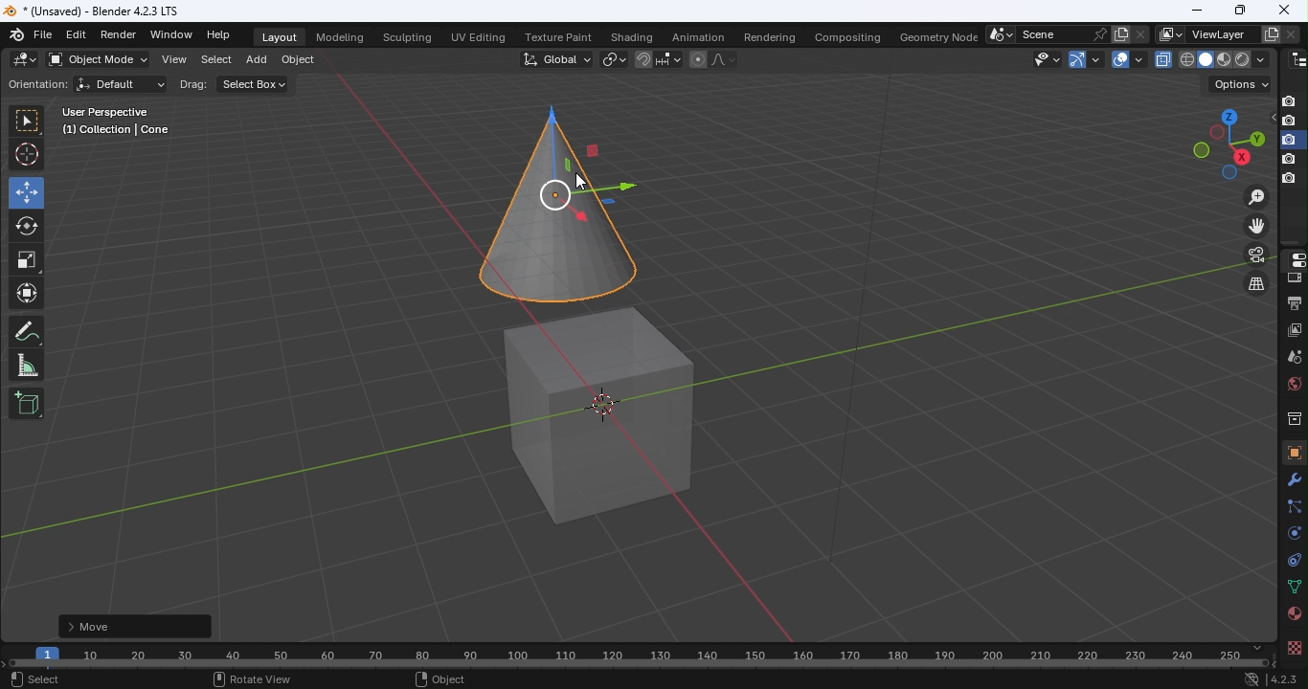  Describe the element at coordinates (697, 61) in the screenshot. I see `Proportional editing objects` at that location.